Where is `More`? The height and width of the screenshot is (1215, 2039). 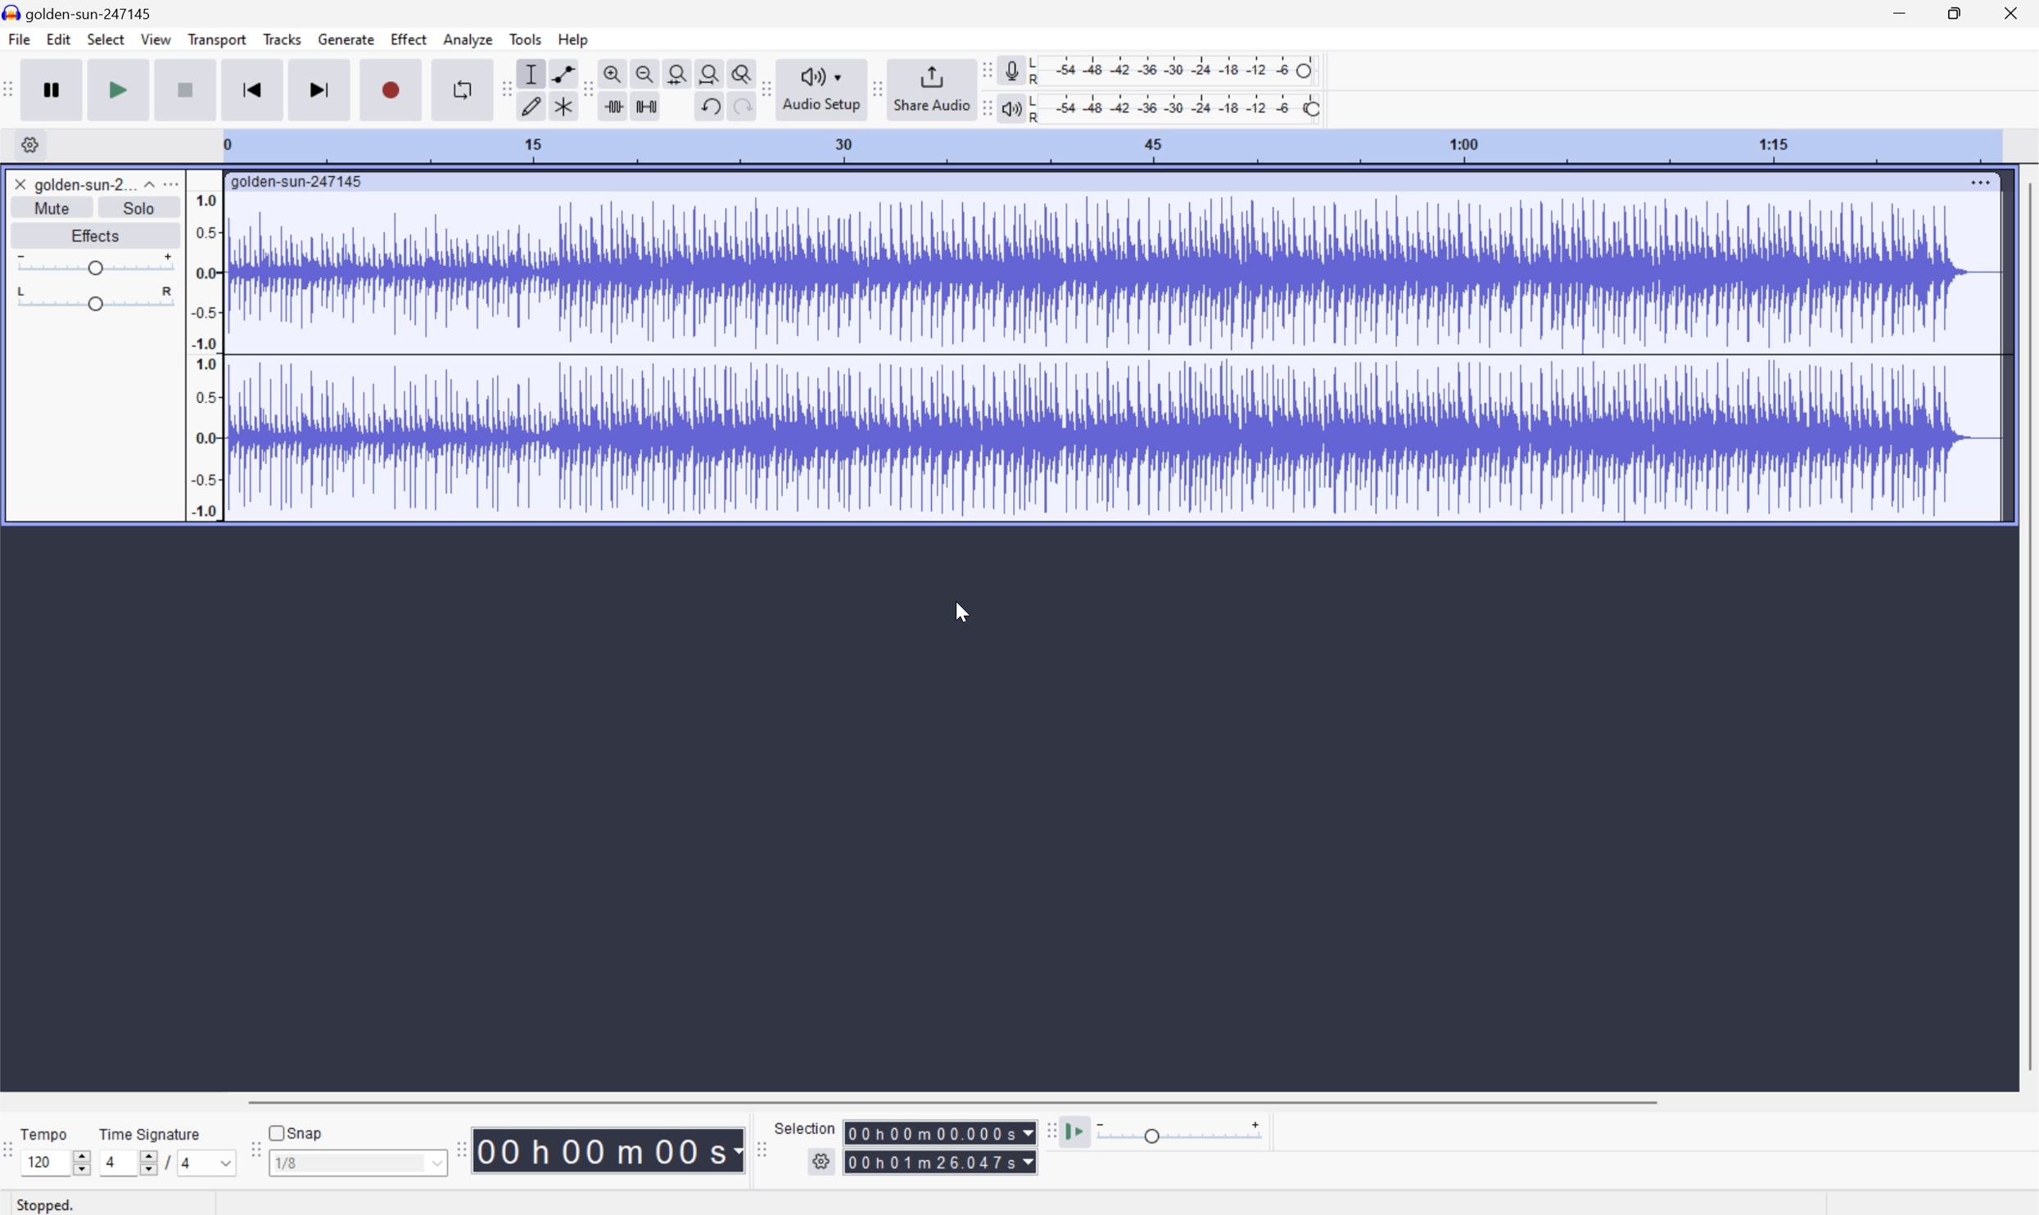 More is located at coordinates (174, 182).